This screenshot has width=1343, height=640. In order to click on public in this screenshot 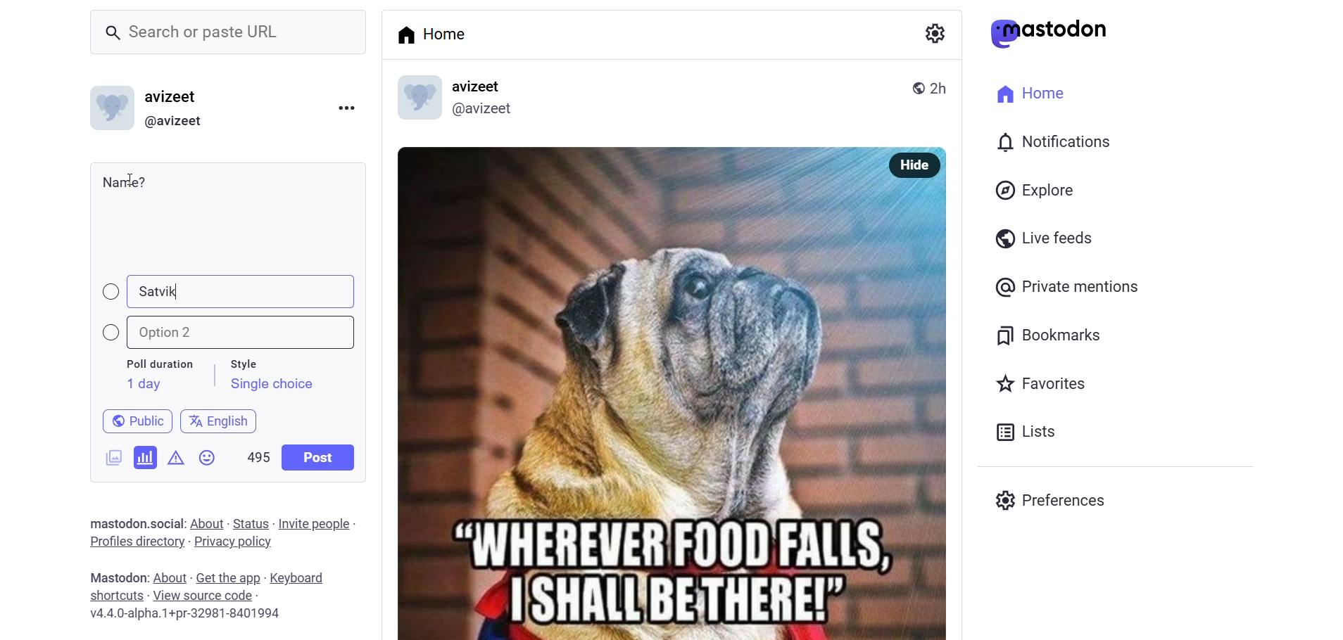, I will do `click(131, 420)`.